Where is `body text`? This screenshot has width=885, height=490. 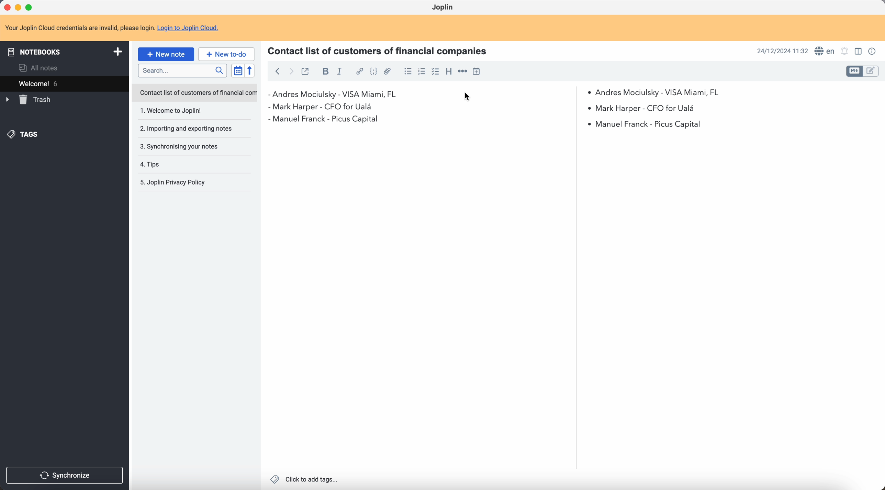
body text is located at coordinates (423, 301).